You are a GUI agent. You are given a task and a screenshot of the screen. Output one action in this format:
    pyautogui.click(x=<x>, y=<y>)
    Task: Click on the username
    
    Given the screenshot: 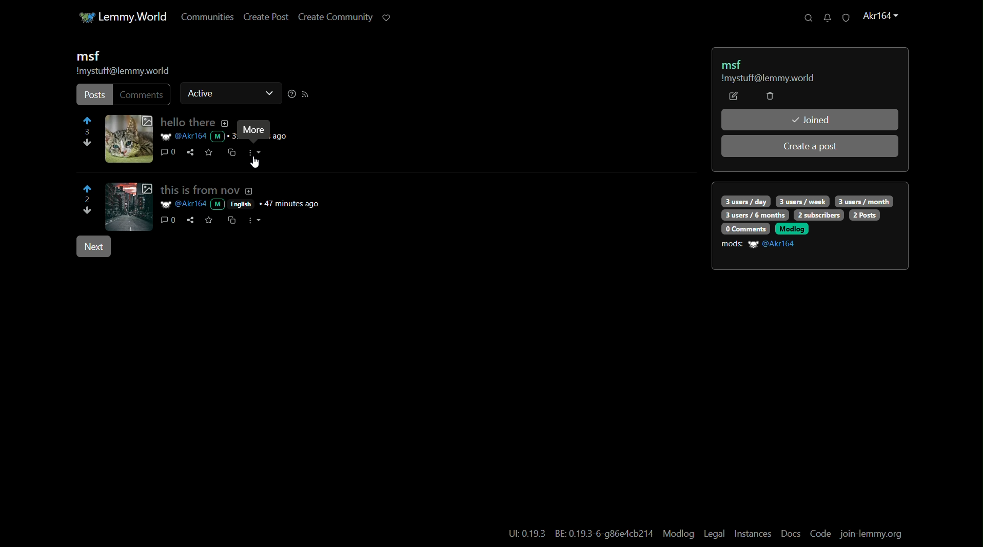 What is the action you would take?
    pyautogui.click(x=774, y=244)
    